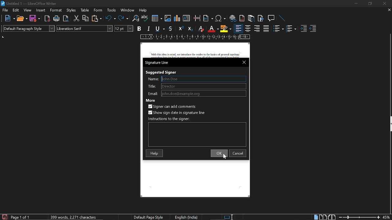 The width and height of the screenshot is (392, 220). I want to click on change zoom, so click(358, 217).